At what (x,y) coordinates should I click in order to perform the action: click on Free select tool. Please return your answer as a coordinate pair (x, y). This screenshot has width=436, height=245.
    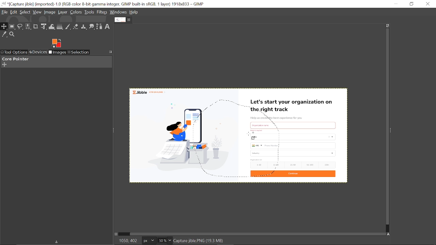
    Looking at the image, I should click on (20, 27).